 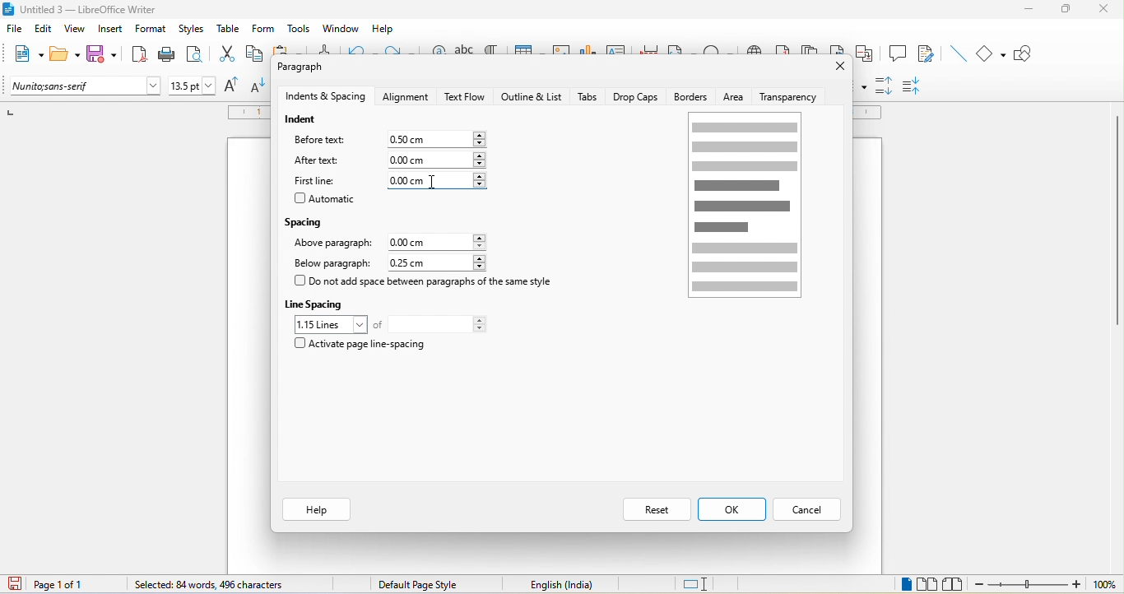 What do you see at coordinates (745, 206) in the screenshot?
I see `page` at bounding box center [745, 206].